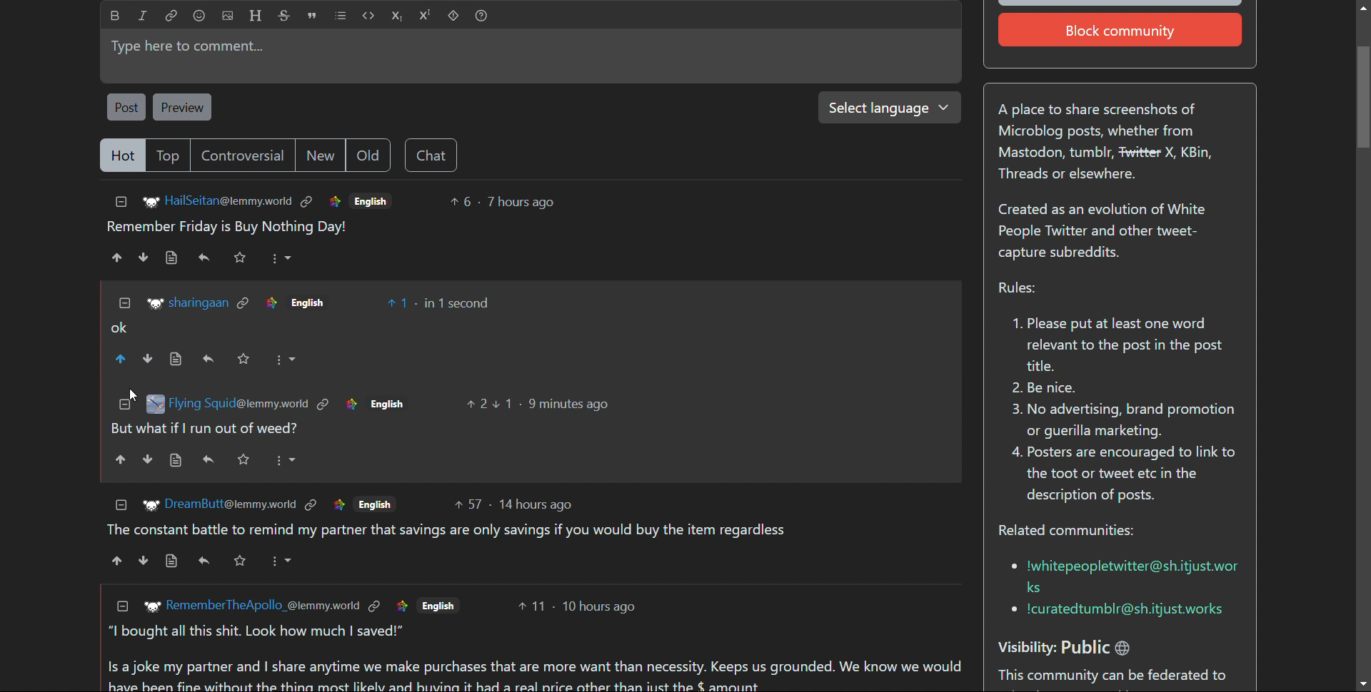 The height and width of the screenshot is (692, 1371). I want to click on time of posting, so click(556, 403).